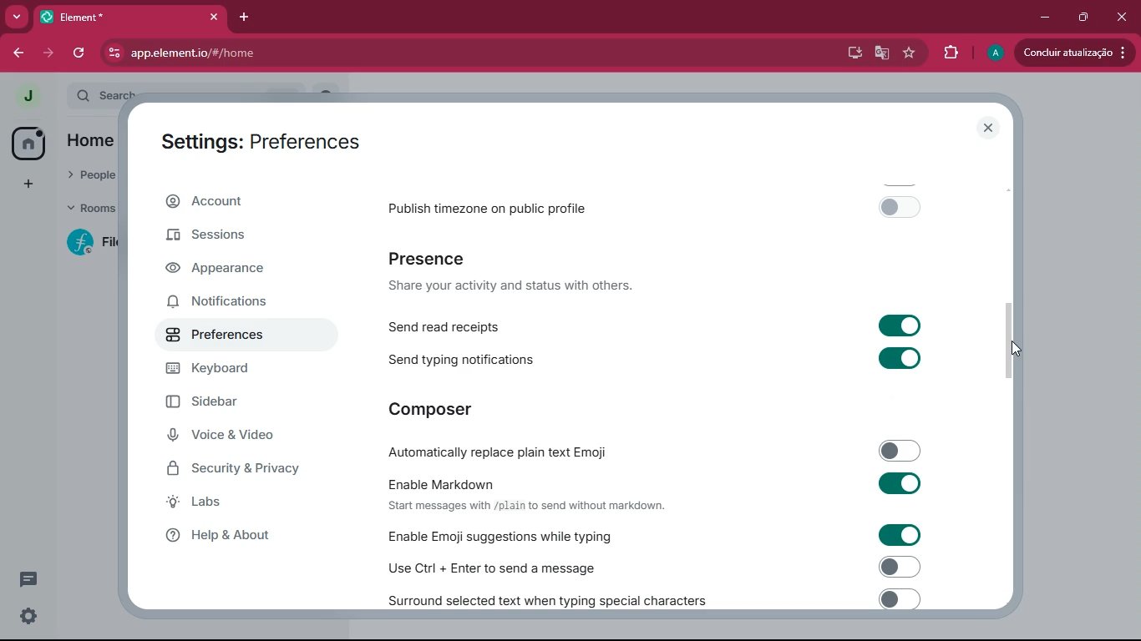  What do you see at coordinates (25, 579) in the screenshot?
I see `comments` at bounding box center [25, 579].